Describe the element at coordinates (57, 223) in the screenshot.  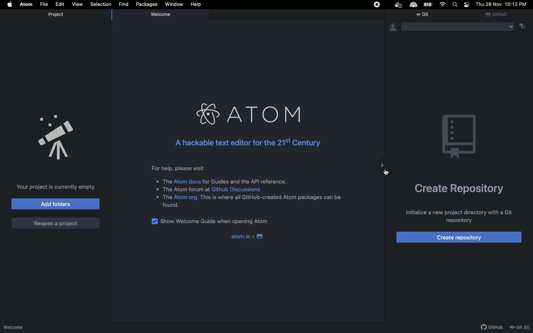
I see `Reopen a project` at that location.